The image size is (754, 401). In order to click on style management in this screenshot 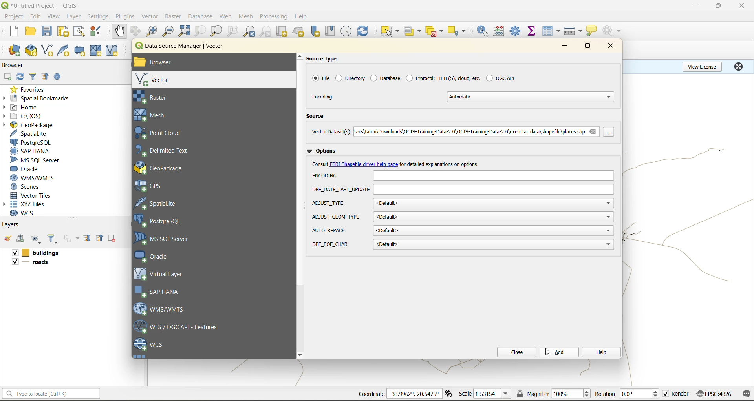, I will do `click(98, 31)`.